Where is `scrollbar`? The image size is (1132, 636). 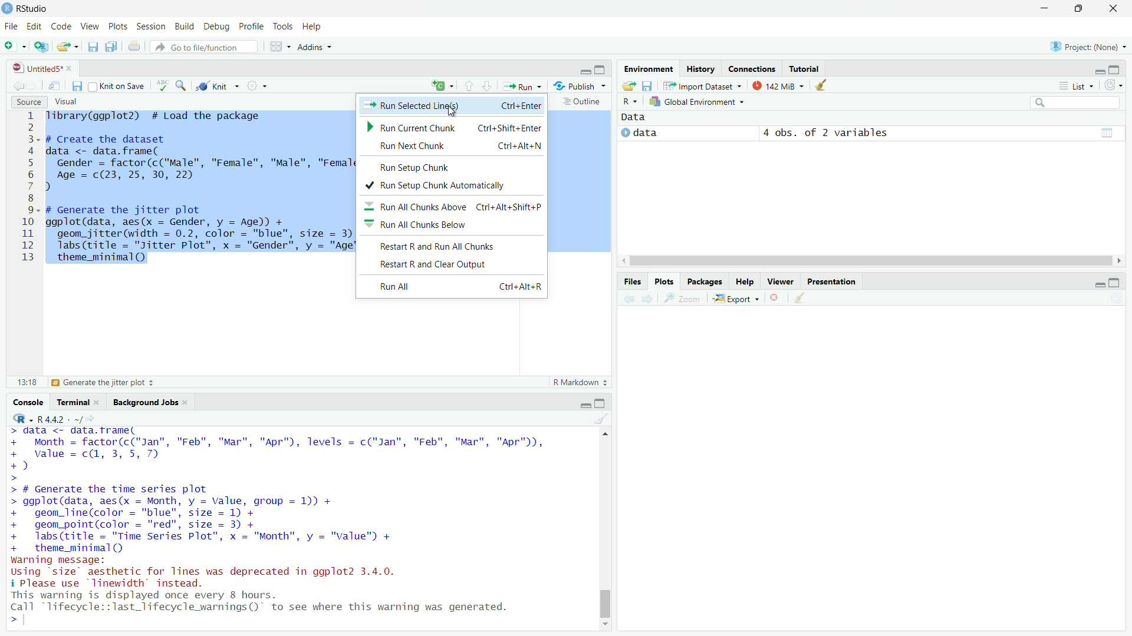 scrollbar is located at coordinates (872, 262).